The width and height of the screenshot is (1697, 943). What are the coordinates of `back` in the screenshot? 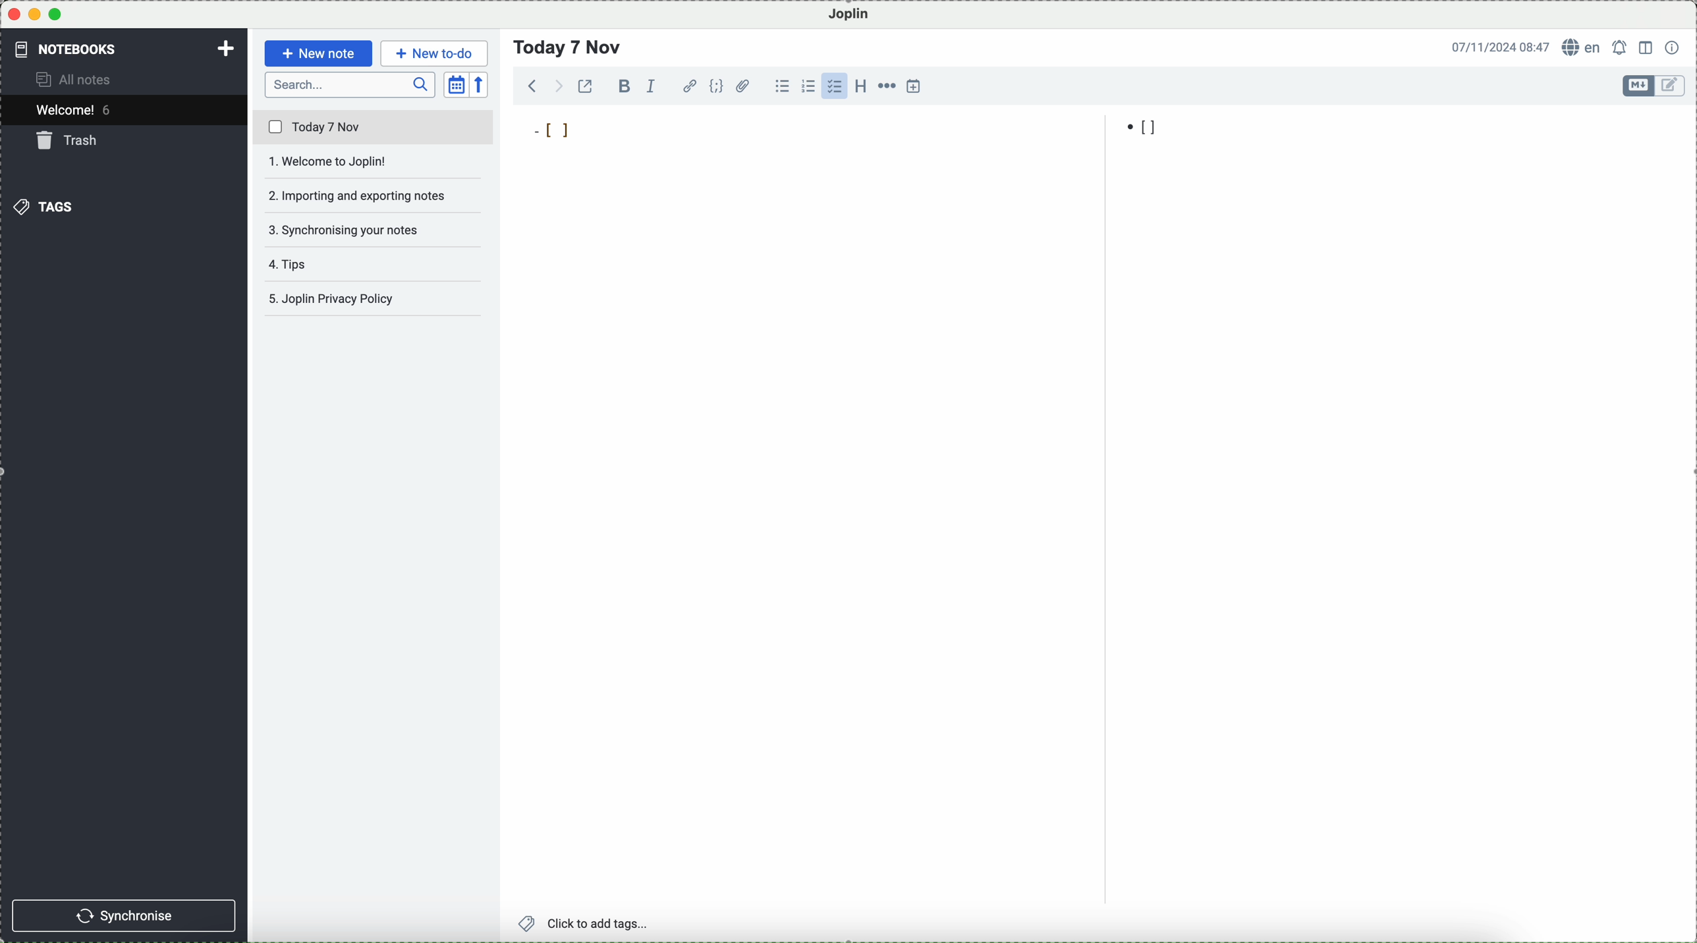 It's located at (533, 85).